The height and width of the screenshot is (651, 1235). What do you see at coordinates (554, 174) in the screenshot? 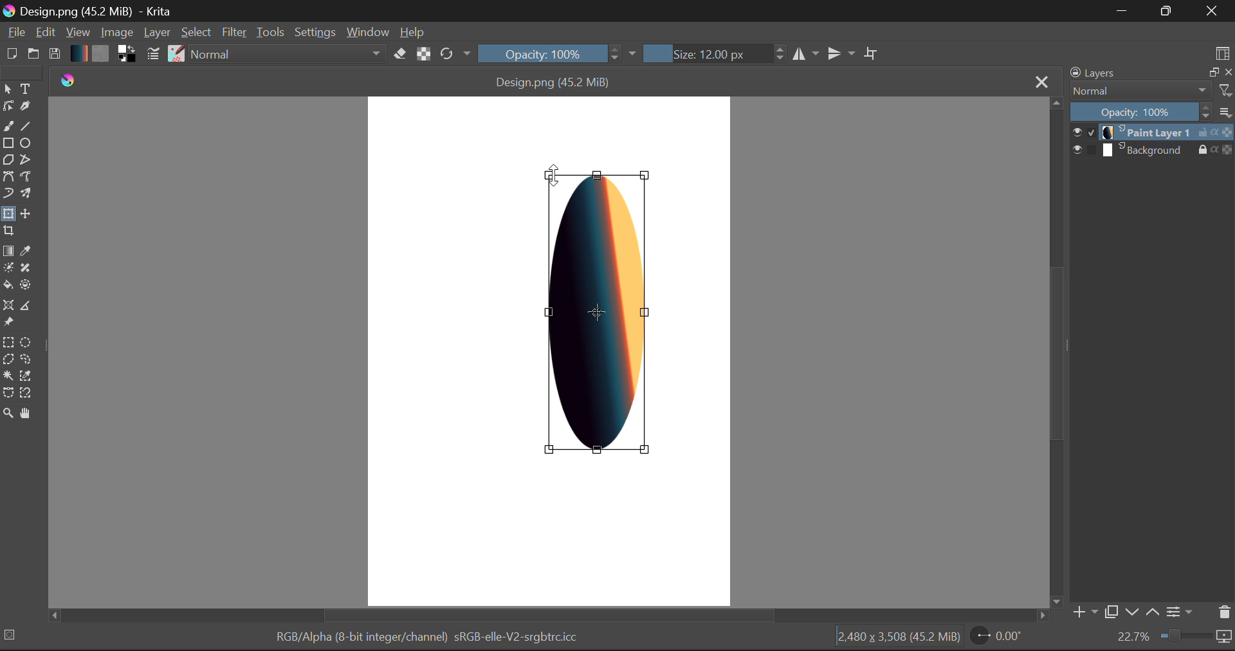
I see `Cursor Position AFTER_LAST_ACTION` at bounding box center [554, 174].